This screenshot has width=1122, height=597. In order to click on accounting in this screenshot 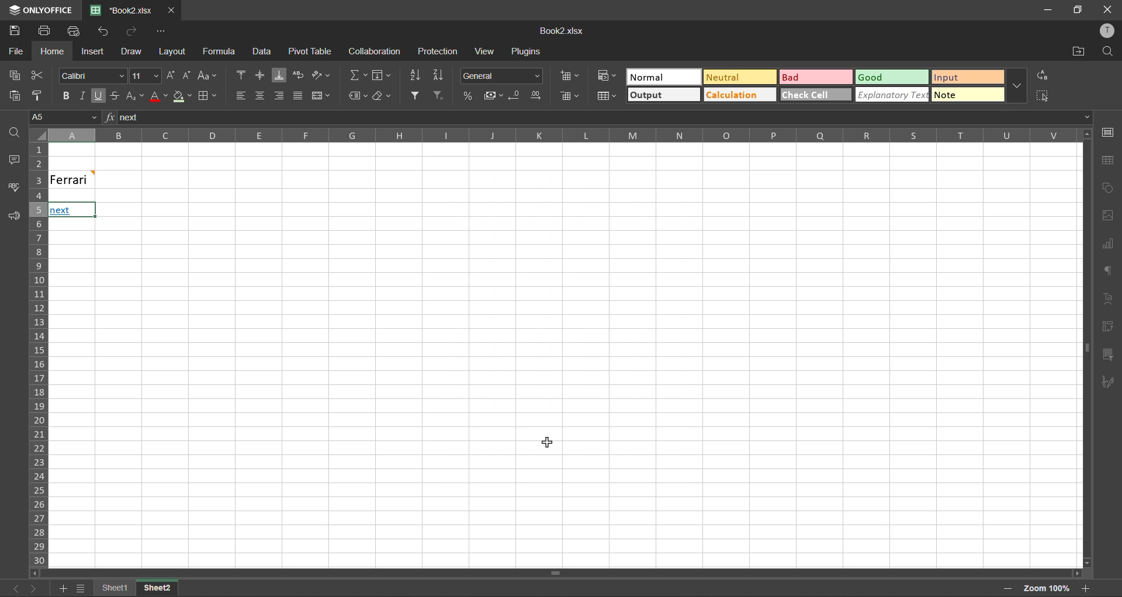, I will do `click(491, 96)`.